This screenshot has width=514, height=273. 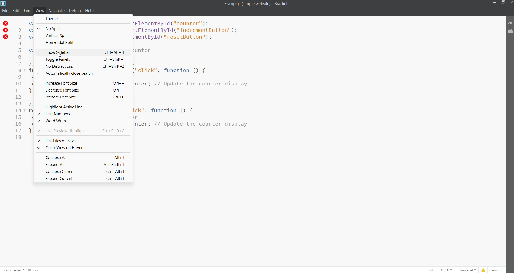 I want to click on collapse all, so click(x=81, y=157).